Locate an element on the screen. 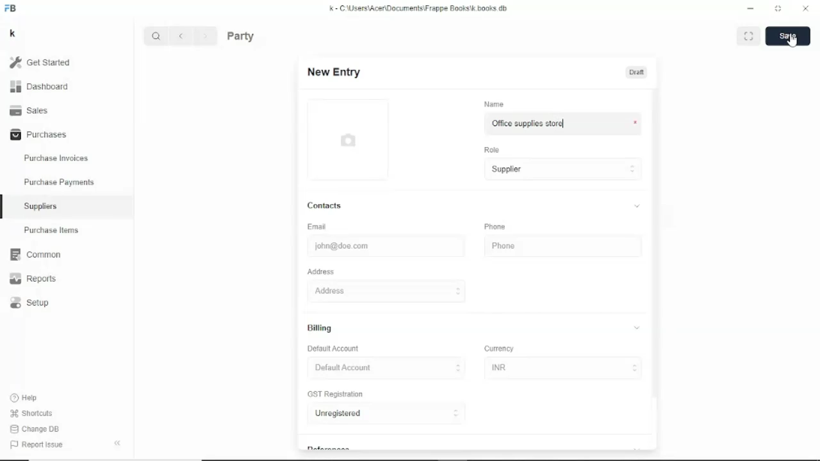 This screenshot has width=820, height=461. Setup is located at coordinates (29, 303).